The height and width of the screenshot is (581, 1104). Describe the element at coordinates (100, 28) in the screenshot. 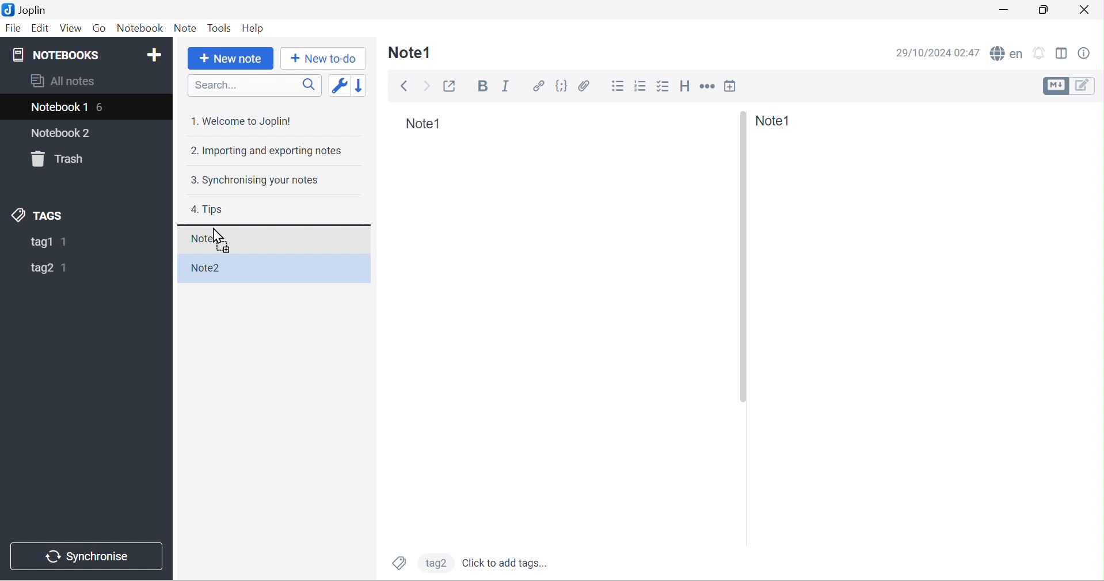

I see `Go` at that location.